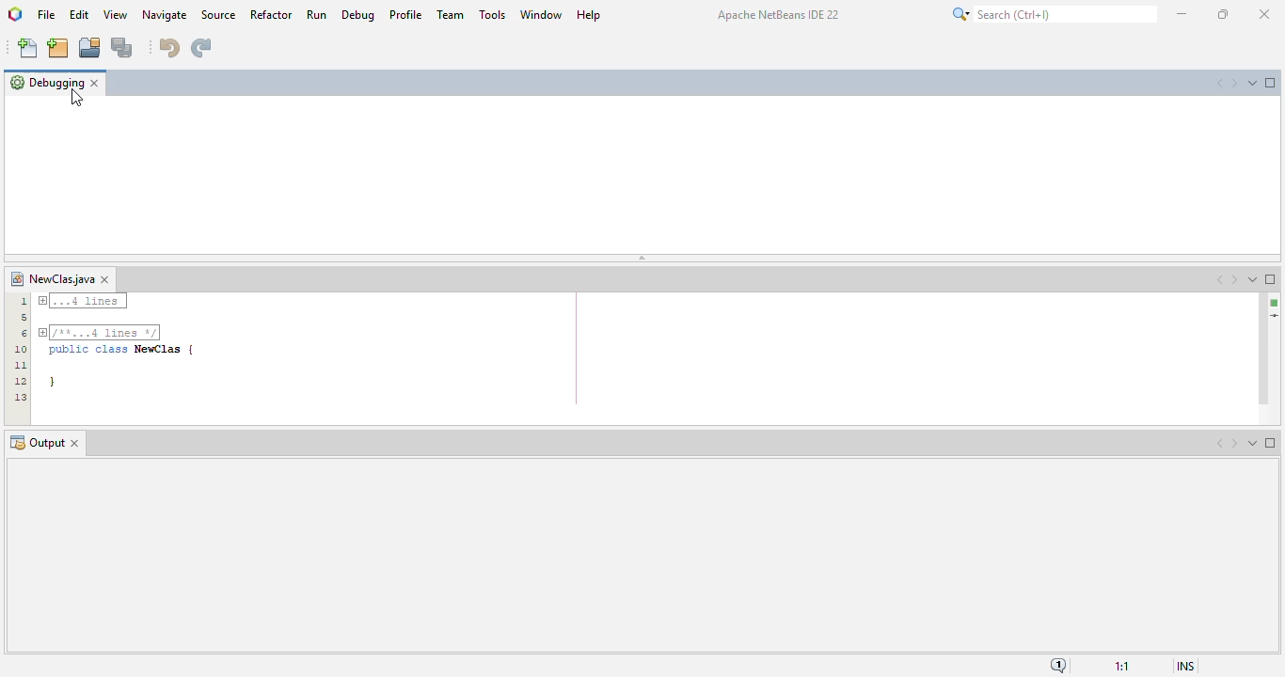  I want to click on output, so click(37, 443).